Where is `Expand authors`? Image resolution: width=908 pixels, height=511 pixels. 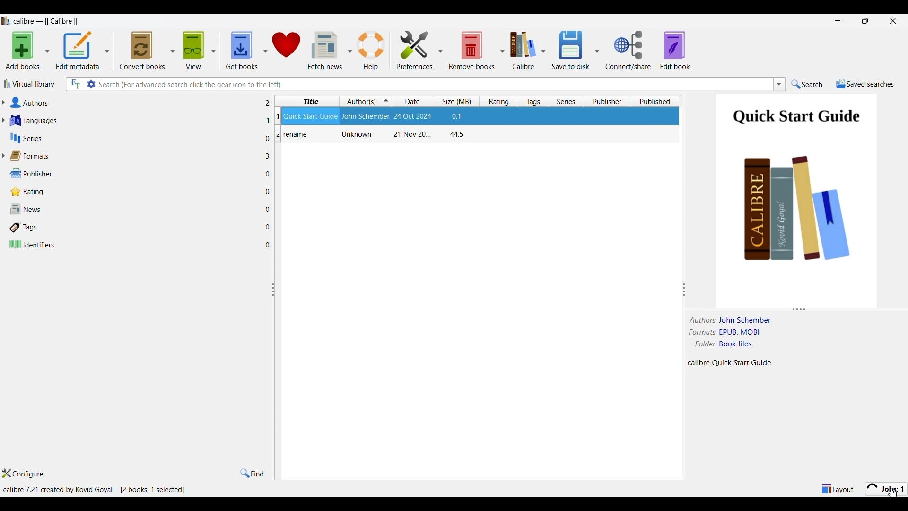 Expand authors is located at coordinates (3, 102).